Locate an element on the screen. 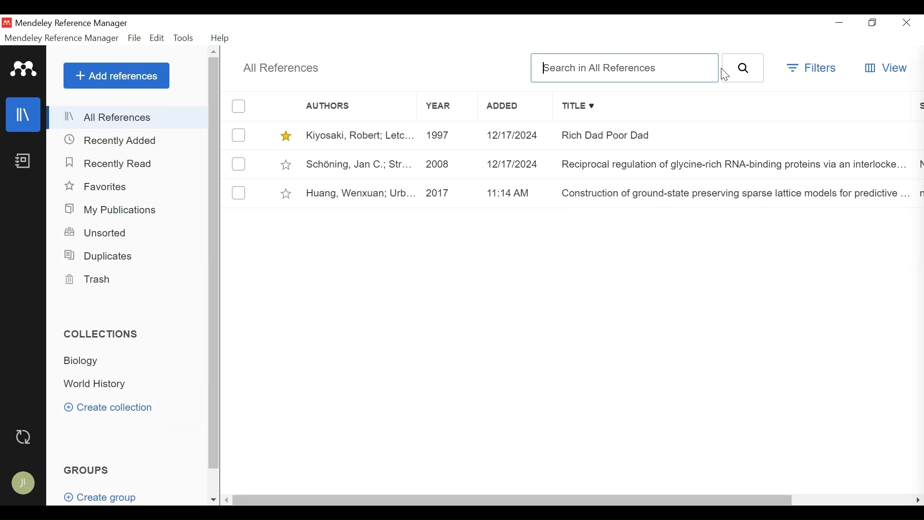 This screenshot has width=924, height=520. Add References is located at coordinates (116, 75).